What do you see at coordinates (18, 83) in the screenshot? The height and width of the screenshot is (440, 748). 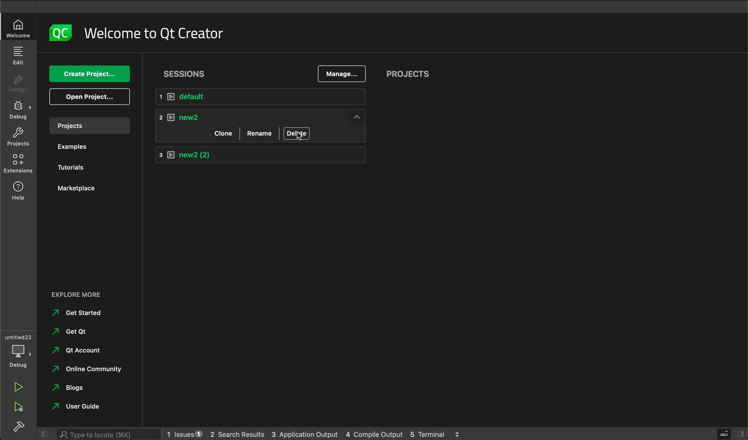 I see `design` at bounding box center [18, 83].